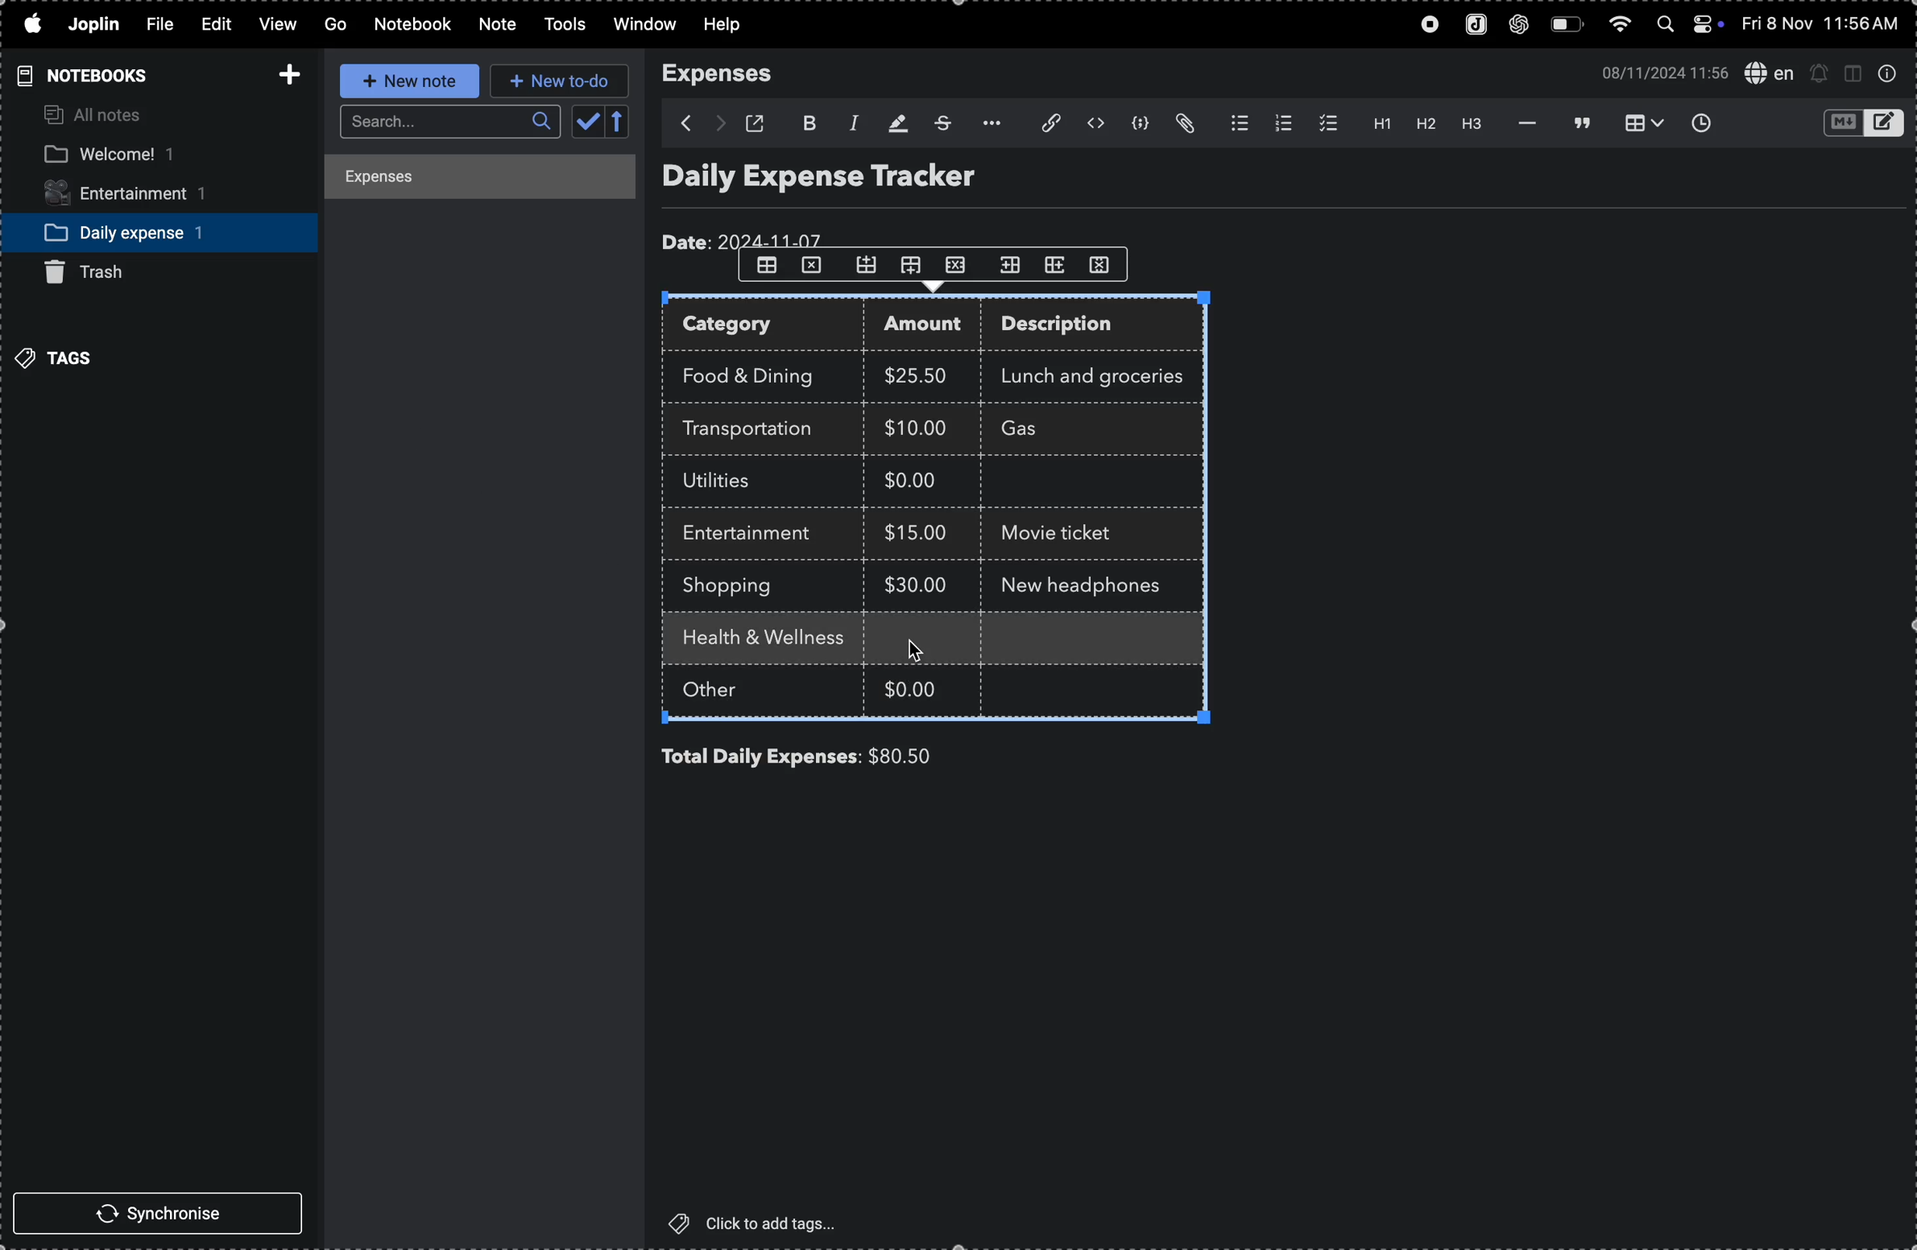 Image resolution: width=1917 pixels, height=1250 pixels. I want to click on code, so click(1141, 126).